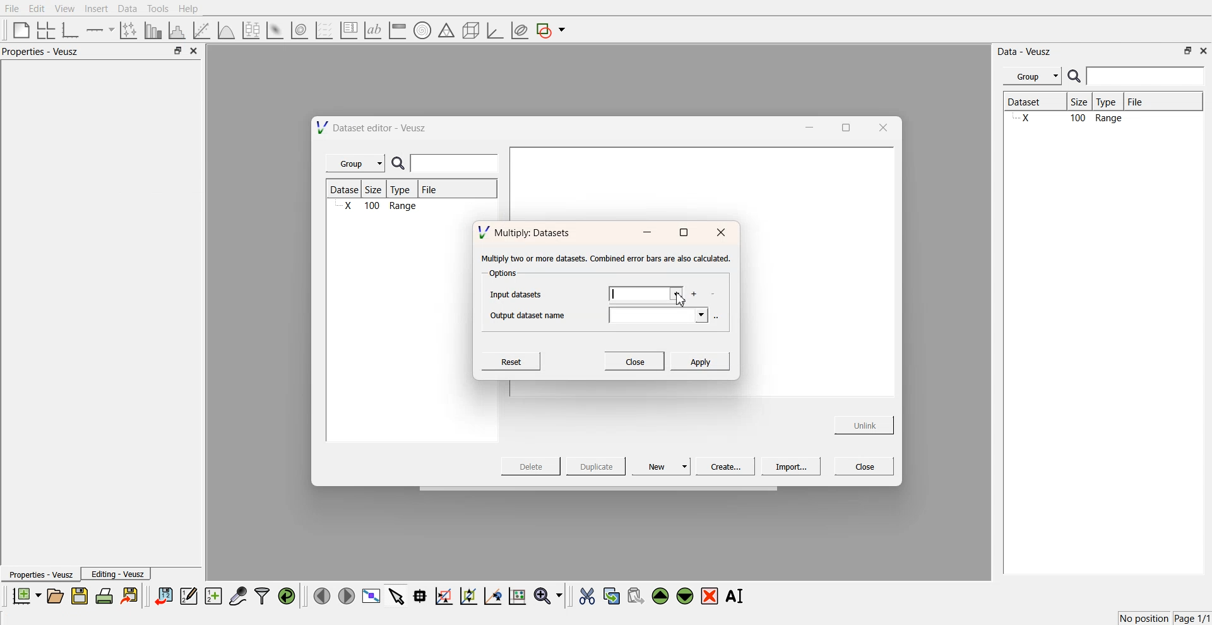  Describe the element at coordinates (519, 294) in the screenshot. I see `Input datasets` at that location.